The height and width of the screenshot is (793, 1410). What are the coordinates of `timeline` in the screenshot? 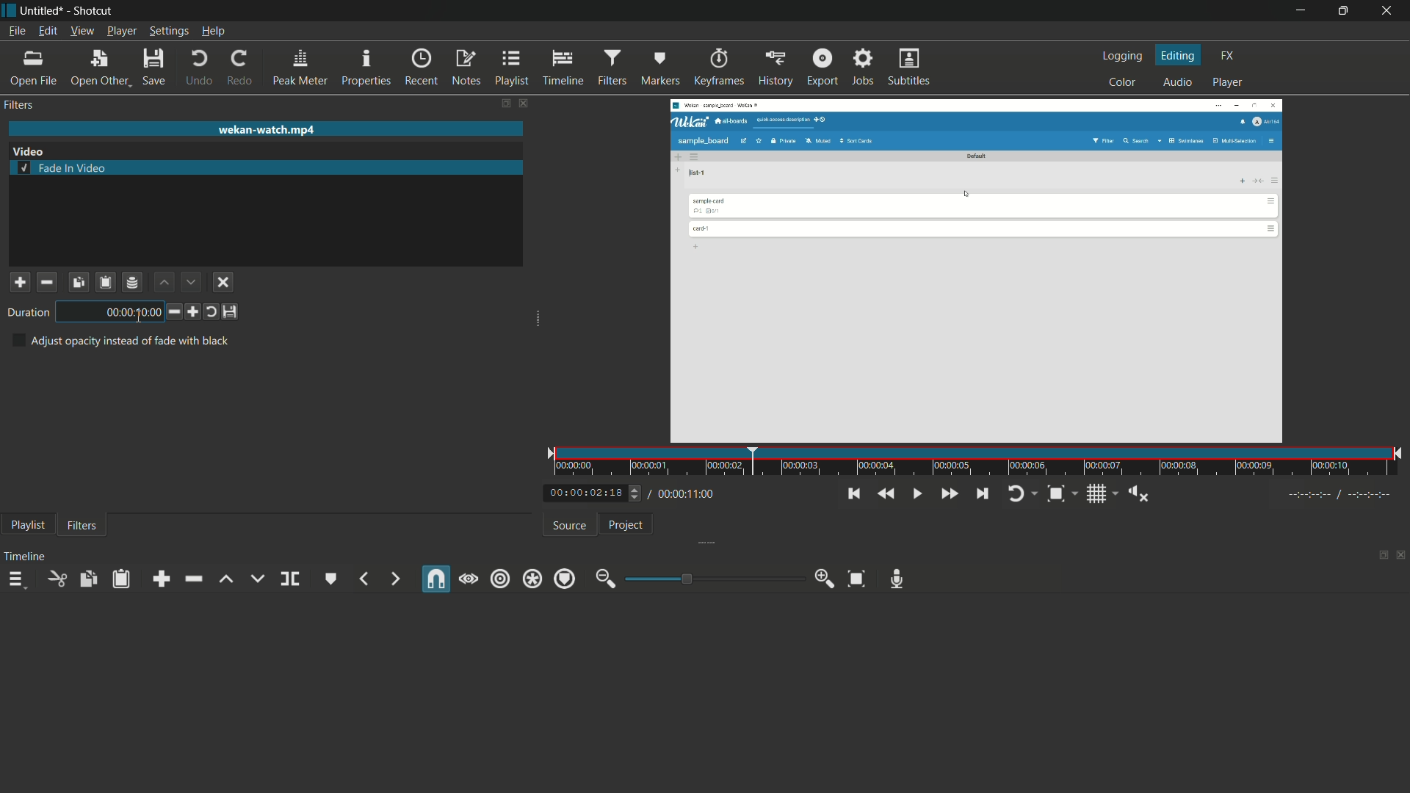 It's located at (563, 68).